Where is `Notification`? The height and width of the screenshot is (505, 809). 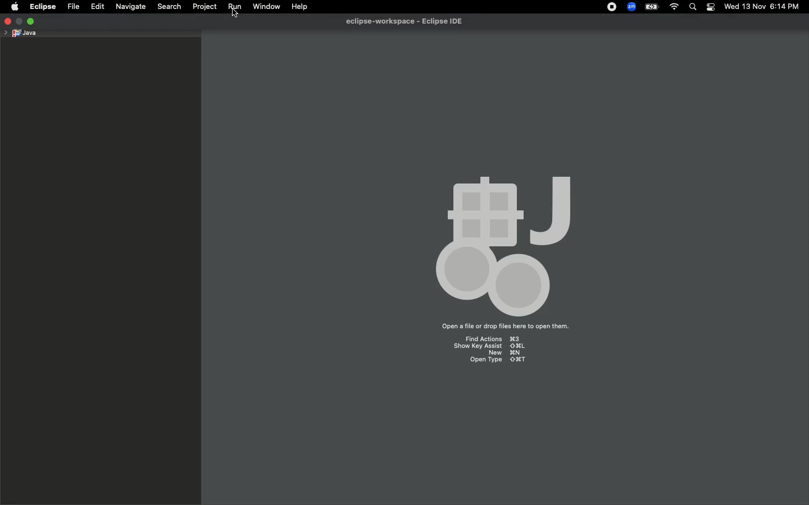
Notification is located at coordinates (711, 7).